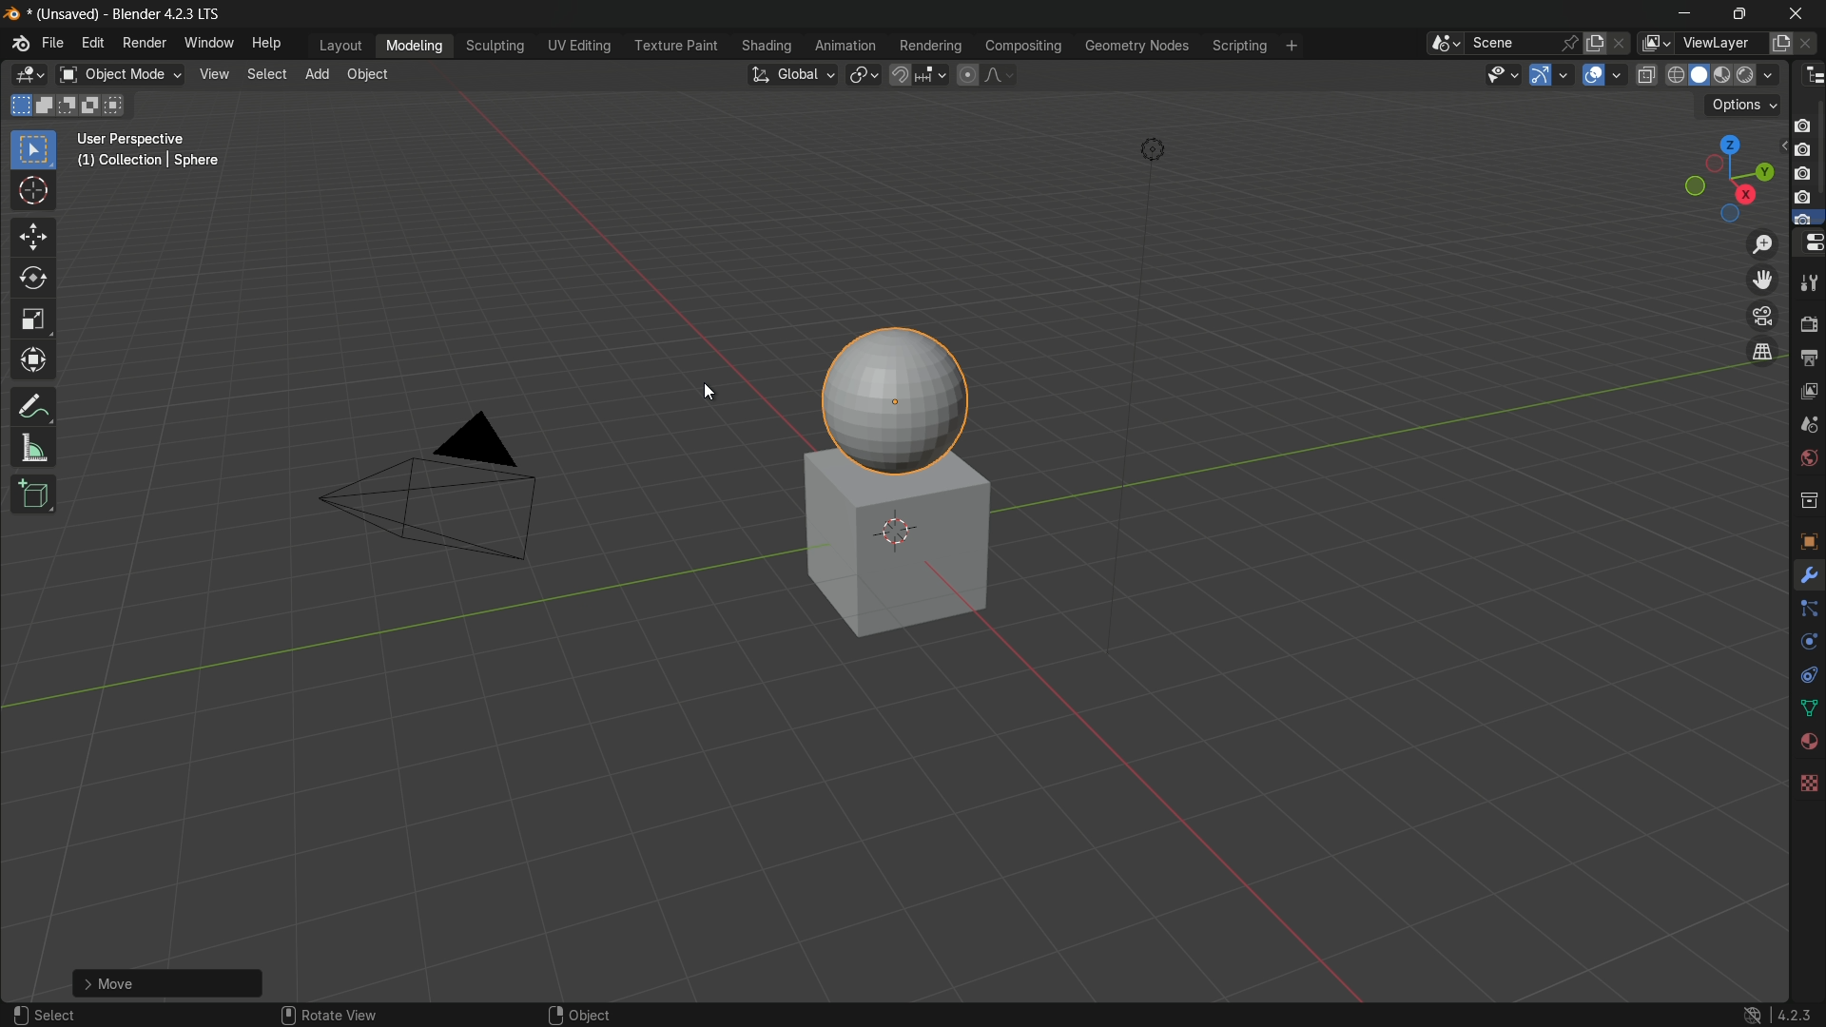  Describe the element at coordinates (33, 150) in the screenshot. I see `select box` at that location.